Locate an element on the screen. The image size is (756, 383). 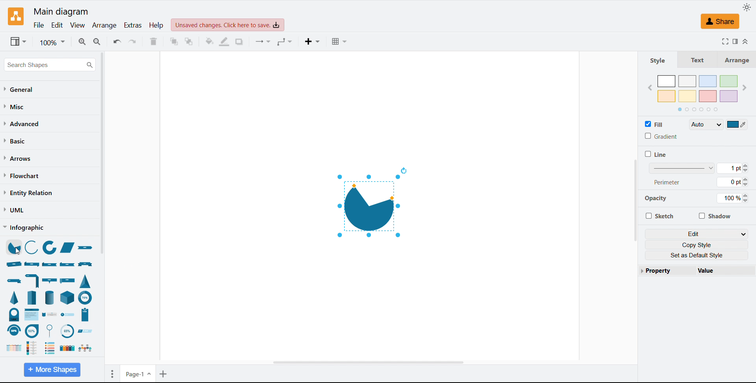
Unsaved changes click to save  is located at coordinates (228, 24).